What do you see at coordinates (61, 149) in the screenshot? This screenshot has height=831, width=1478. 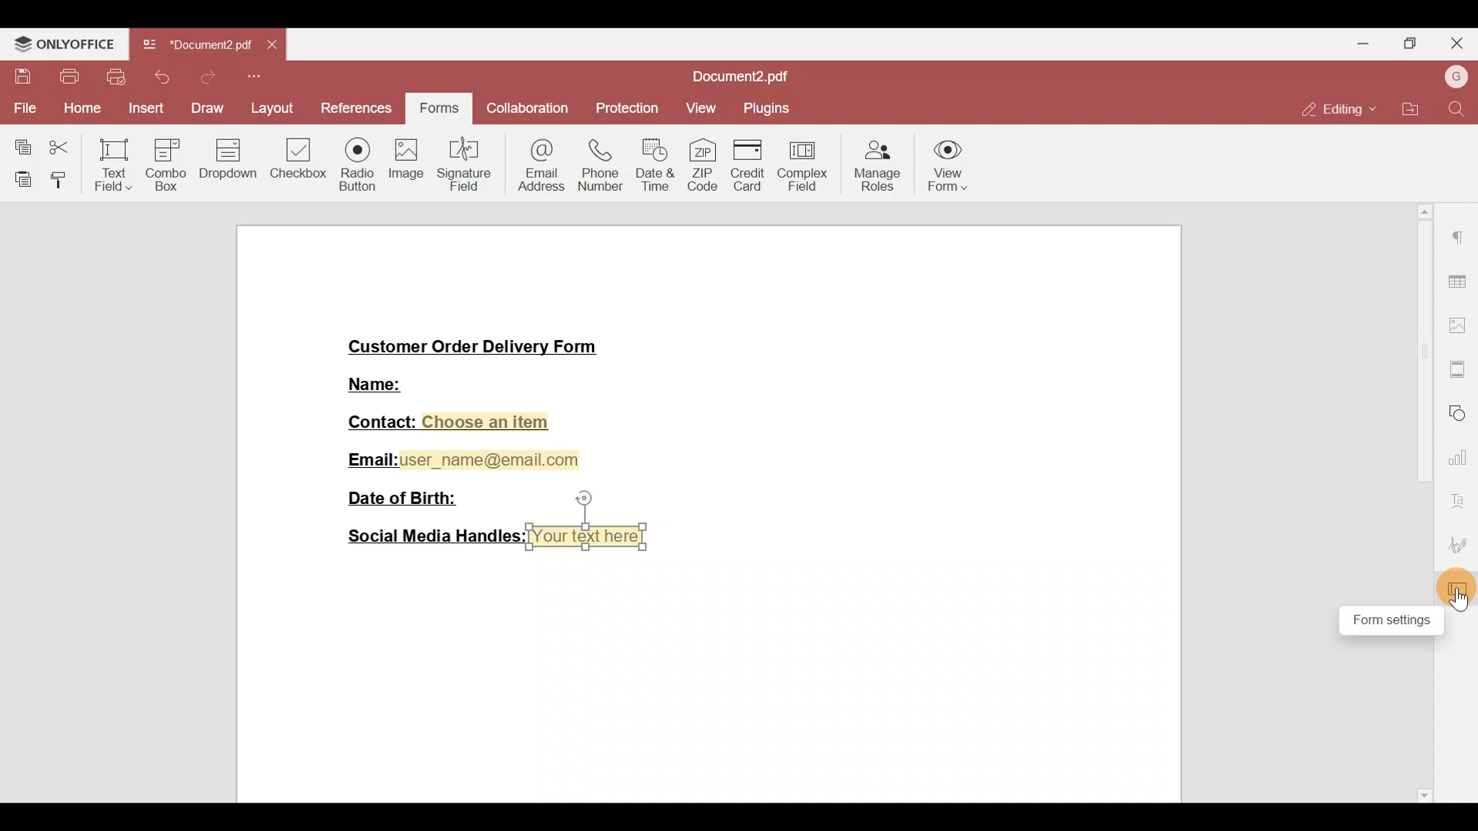 I see `Cut` at bounding box center [61, 149].